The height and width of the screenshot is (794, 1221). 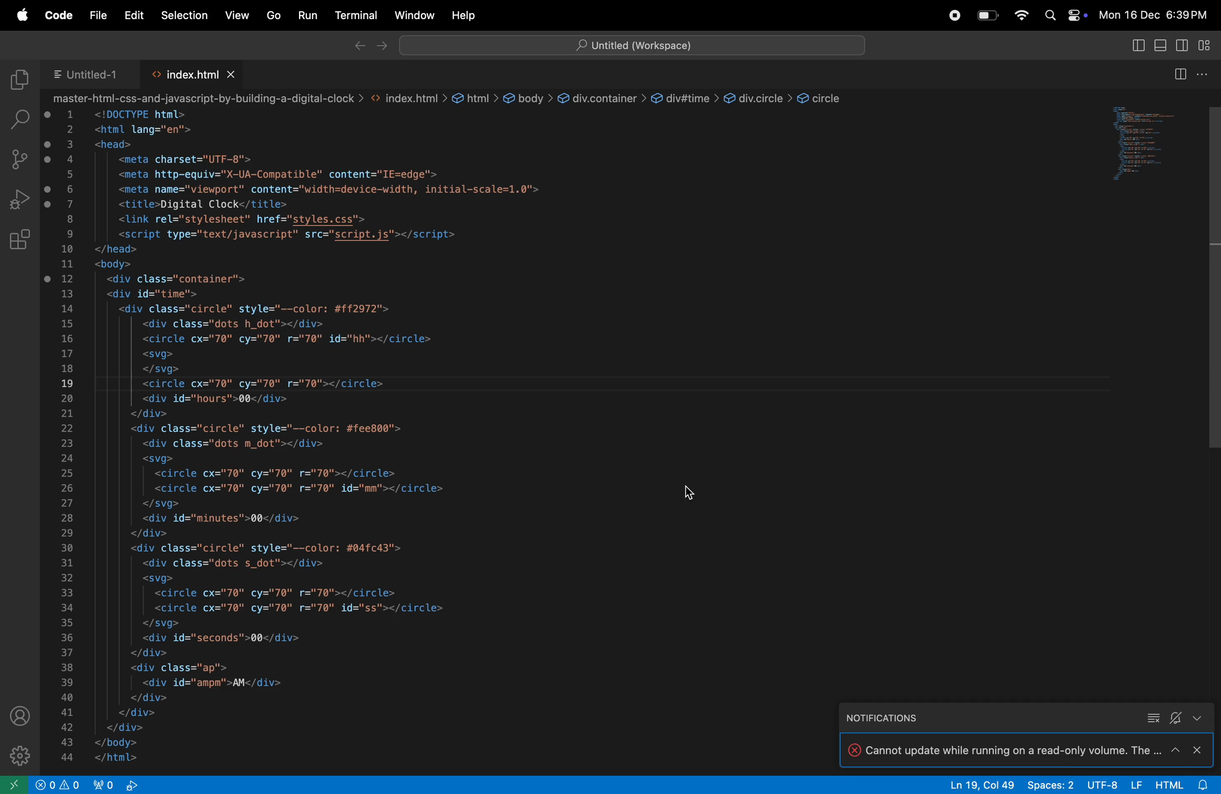 I want to click on view notifications, so click(x=1204, y=783).